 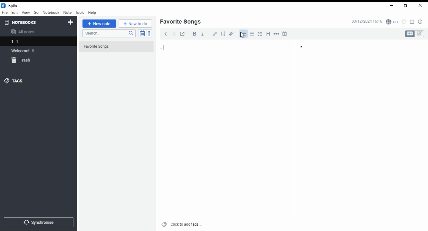 What do you see at coordinates (67, 12) in the screenshot?
I see `note` at bounding box center [67, 12].